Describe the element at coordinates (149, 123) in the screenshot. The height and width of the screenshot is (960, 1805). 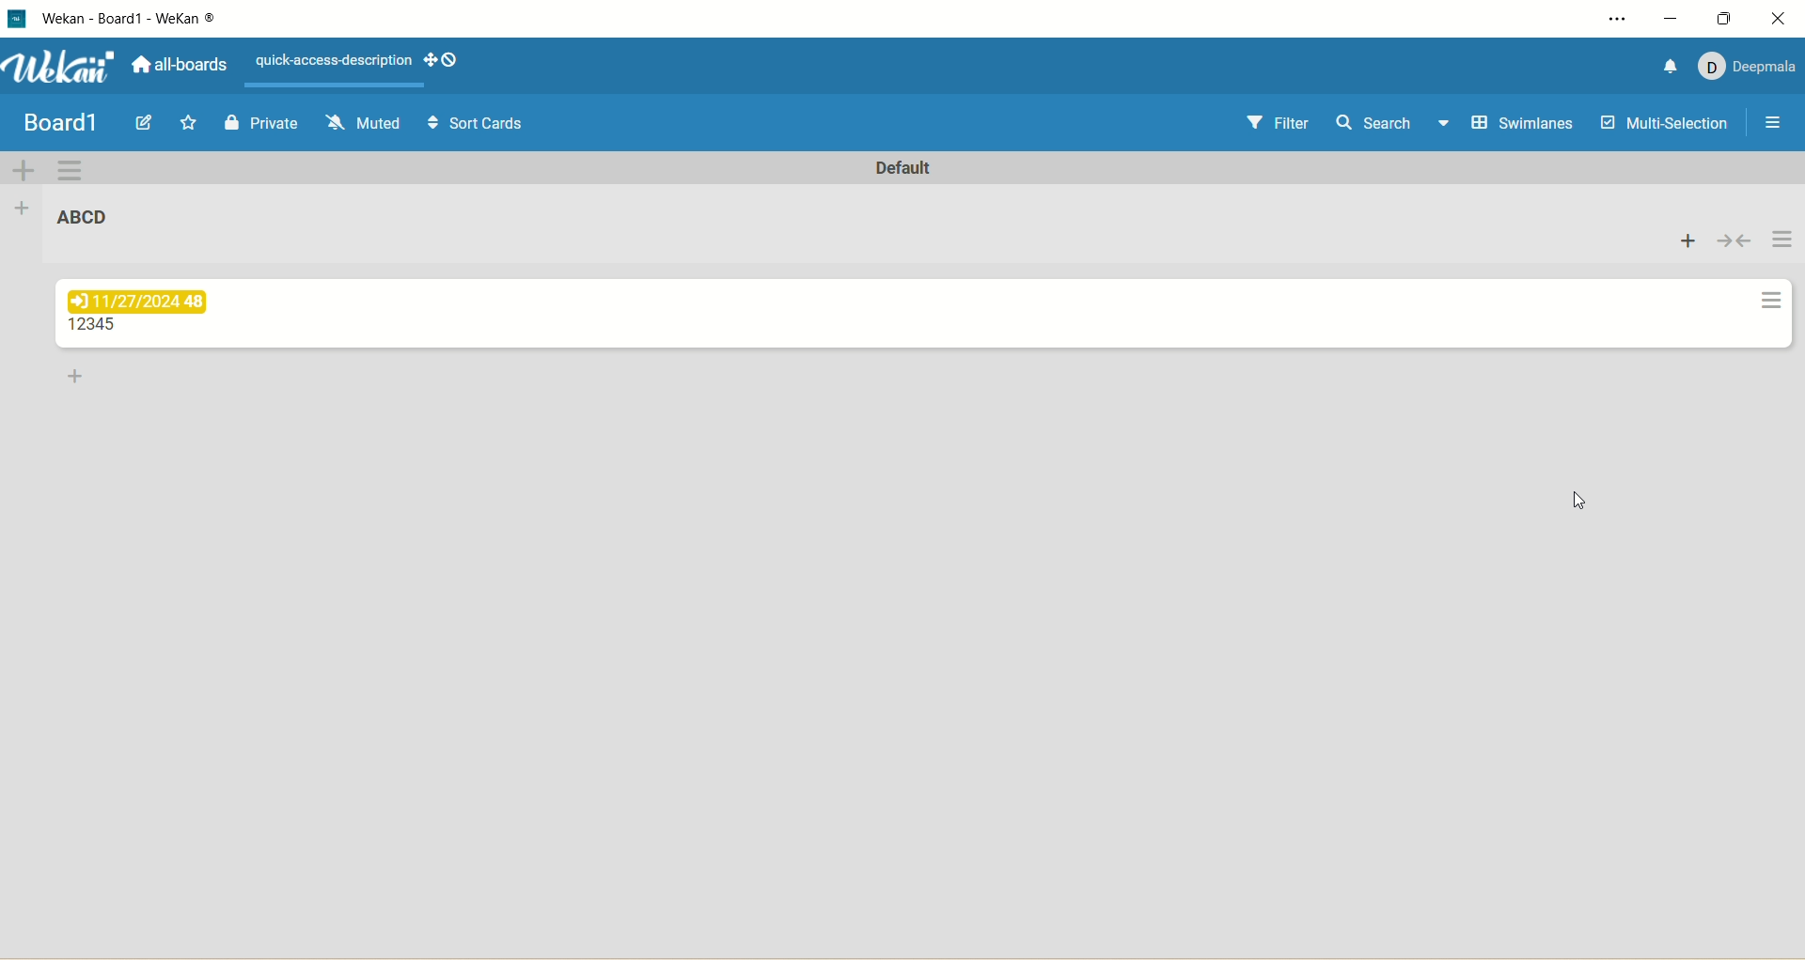
I see `edit` at that location.